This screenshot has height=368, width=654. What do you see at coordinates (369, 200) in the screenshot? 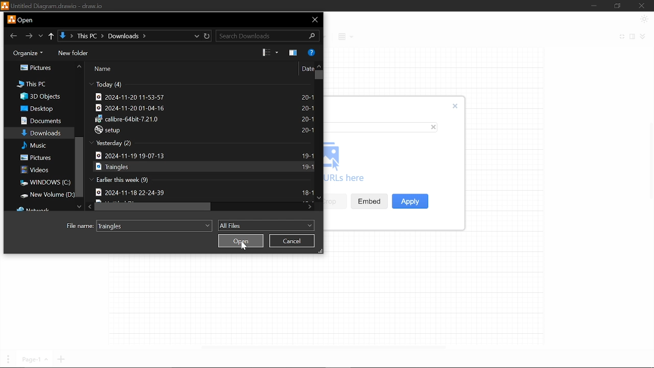
I see `Embed` at bounding box center [369, 200].